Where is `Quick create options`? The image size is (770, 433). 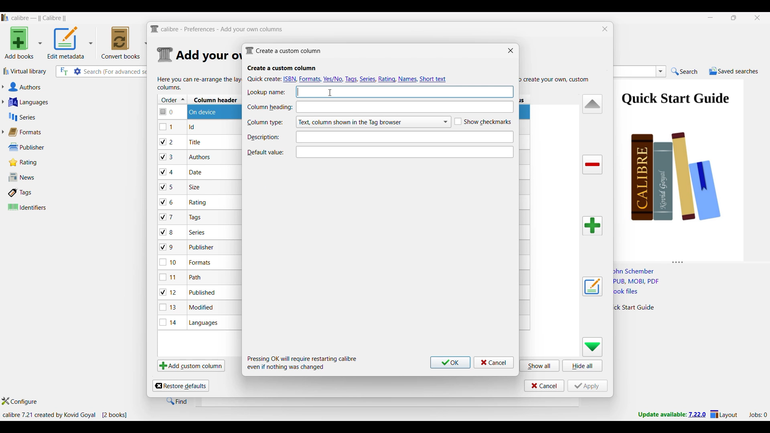
Quick create options is located at coordinates (348, 79).